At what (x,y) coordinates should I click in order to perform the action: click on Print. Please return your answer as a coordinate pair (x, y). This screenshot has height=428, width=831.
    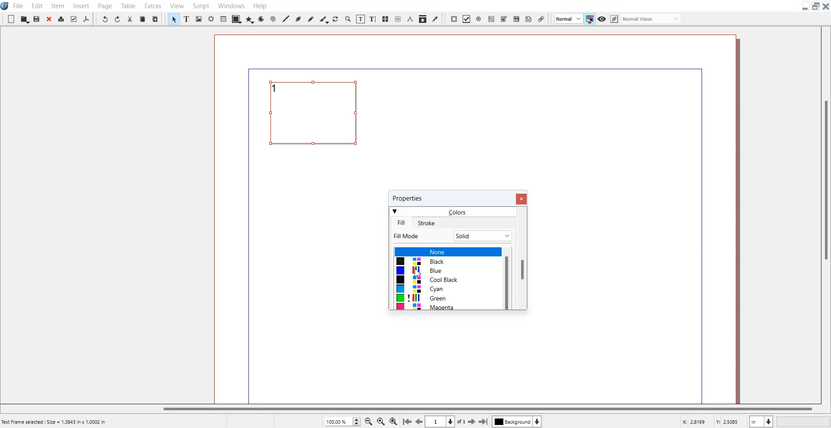
    Looking at the image, I should click on (62, 19).